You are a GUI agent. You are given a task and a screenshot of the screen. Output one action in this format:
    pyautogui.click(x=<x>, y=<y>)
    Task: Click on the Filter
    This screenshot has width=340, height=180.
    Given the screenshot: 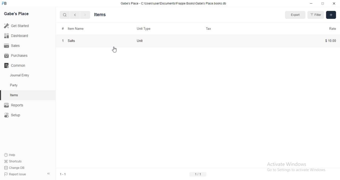 What is the action you would take?
    pyautogui.click(x=316, y=14)
    